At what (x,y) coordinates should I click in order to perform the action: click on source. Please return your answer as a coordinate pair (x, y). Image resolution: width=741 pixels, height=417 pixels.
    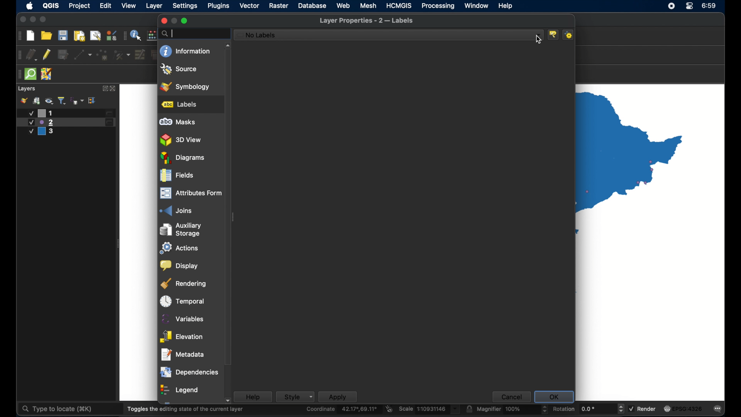
    Looking at the image, I should click on (179, 69).